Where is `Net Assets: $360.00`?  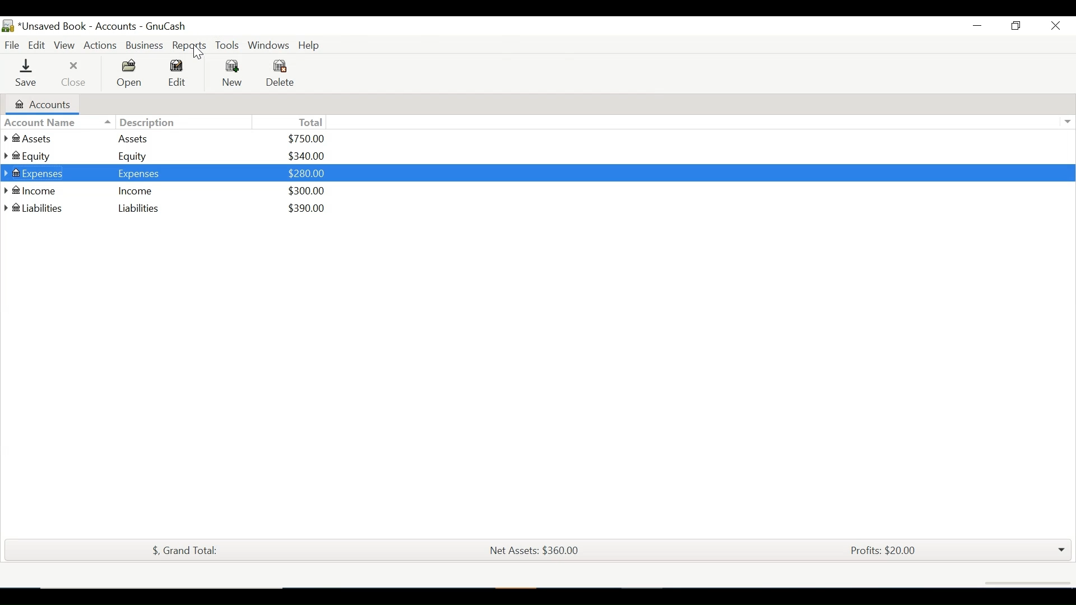
Net Assets: $360.00 is located at coordinates (537, 550).